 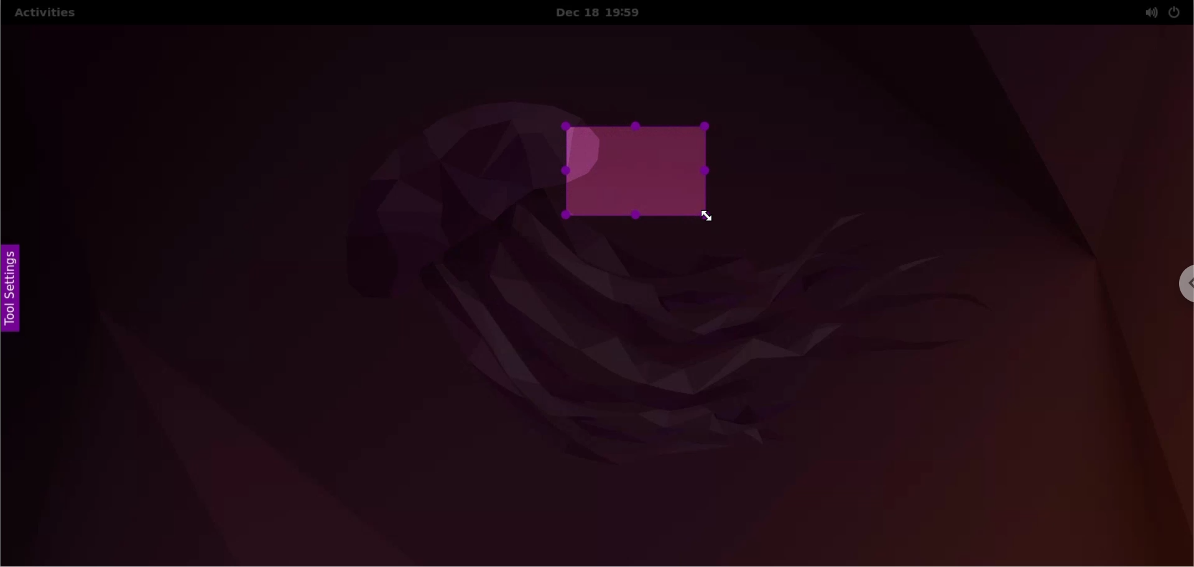 I want to click on selected area, so click(x=639, y=172).